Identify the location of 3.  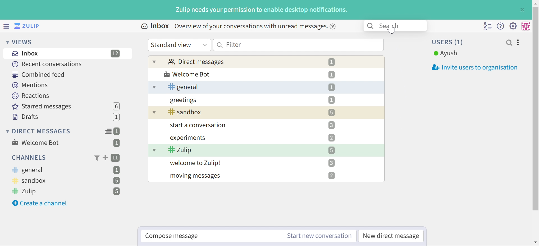
(332, 125).